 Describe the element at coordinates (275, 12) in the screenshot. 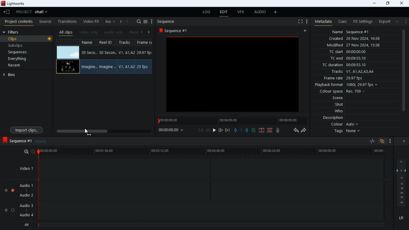

I see `more` at that location.